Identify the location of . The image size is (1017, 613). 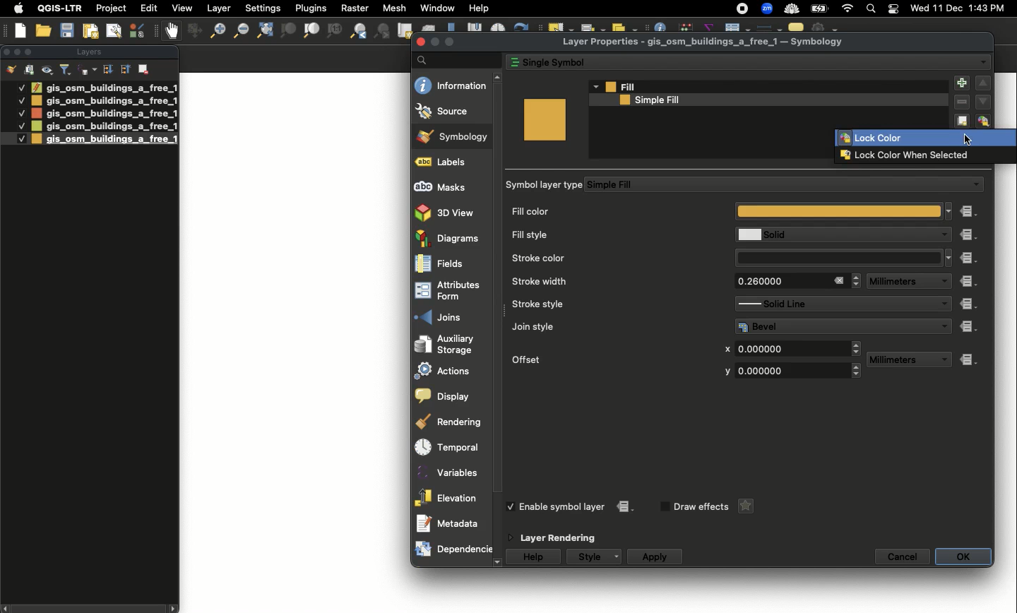
(970, 236).